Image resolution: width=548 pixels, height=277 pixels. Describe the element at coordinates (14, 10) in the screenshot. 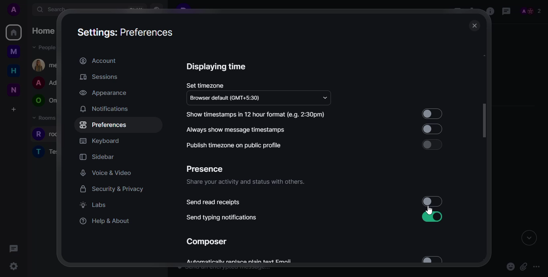

I see `profile` at that location.